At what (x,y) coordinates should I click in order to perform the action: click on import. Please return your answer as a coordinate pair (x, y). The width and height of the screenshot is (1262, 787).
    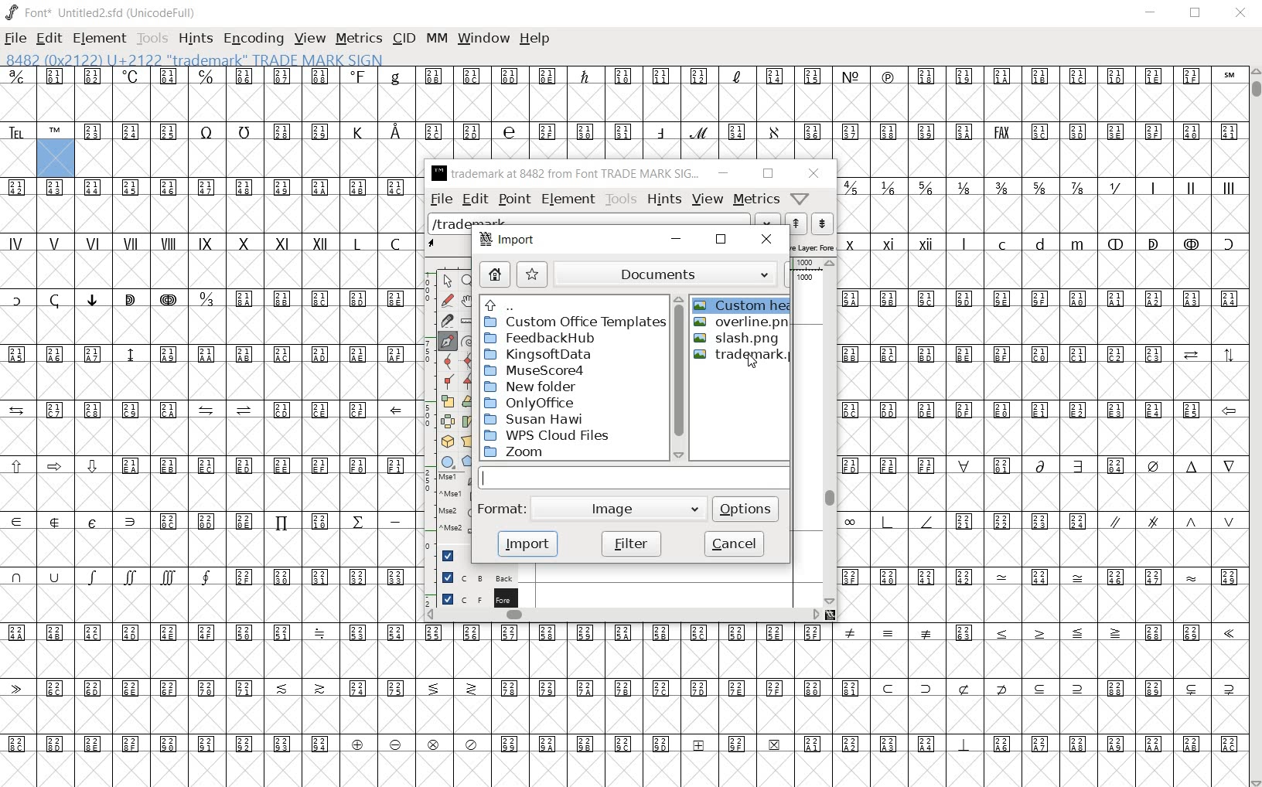
    Looking at the image, I should click on (527, 545).